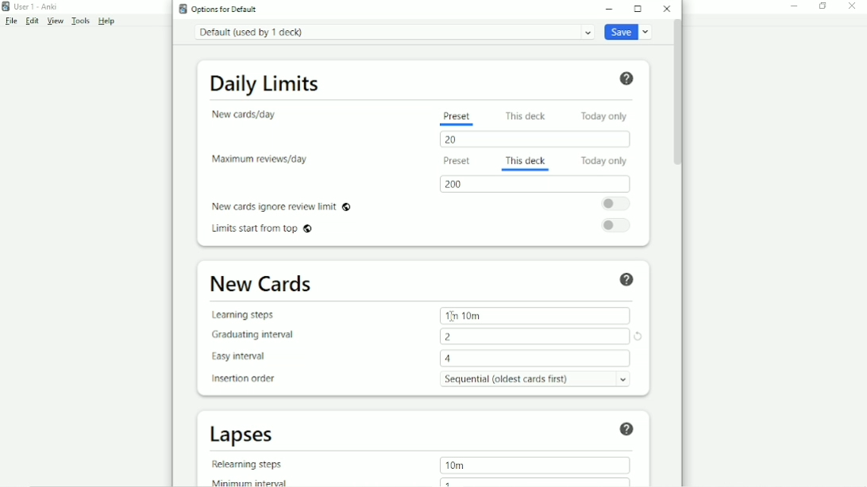 The image size is (867, 487). What do you see at coordinates (854, 6) in the screenshot?
I see `Close` at bounding box center [854, 6].